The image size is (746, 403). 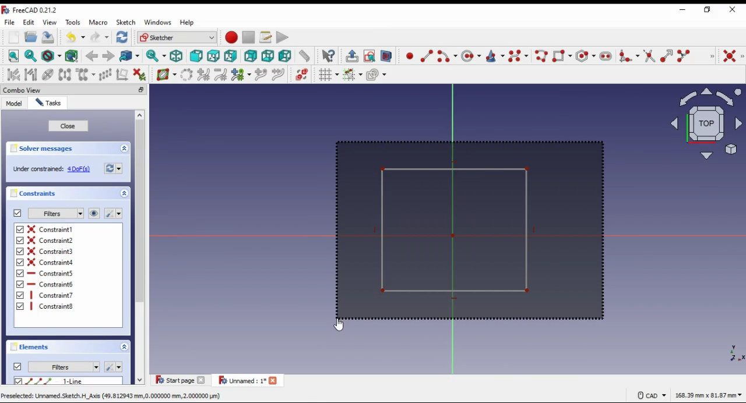 What do you see at coordinates (733, 9) in the screenshot?
I see `close windp` at bounding box center [733, 9].